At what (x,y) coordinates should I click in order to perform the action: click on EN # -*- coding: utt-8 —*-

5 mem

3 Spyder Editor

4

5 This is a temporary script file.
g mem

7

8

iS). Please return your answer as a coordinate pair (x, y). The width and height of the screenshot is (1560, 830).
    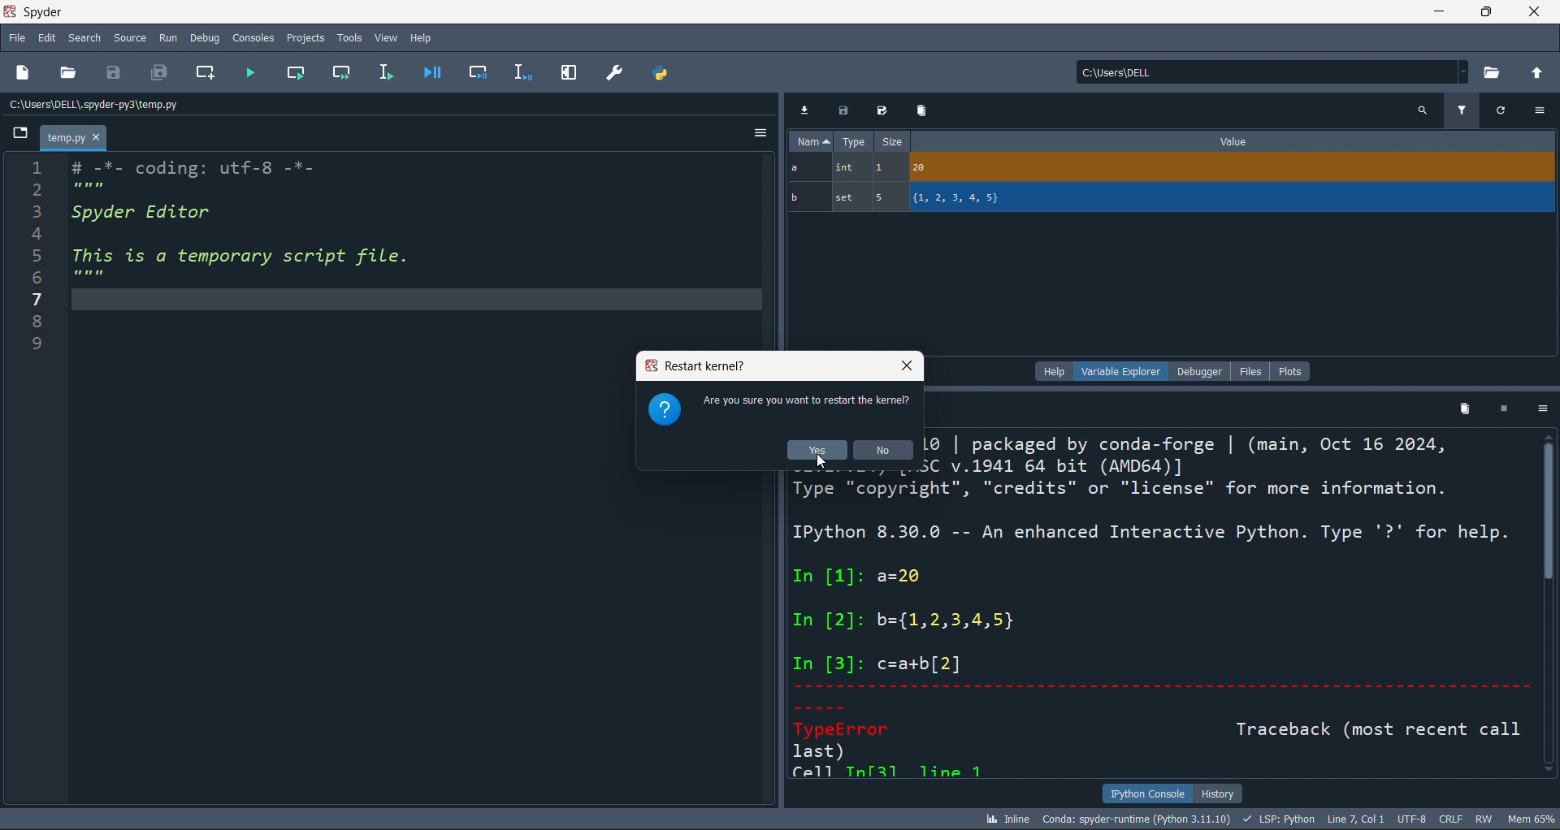
    Looking at the image, I should click on (231, 280).